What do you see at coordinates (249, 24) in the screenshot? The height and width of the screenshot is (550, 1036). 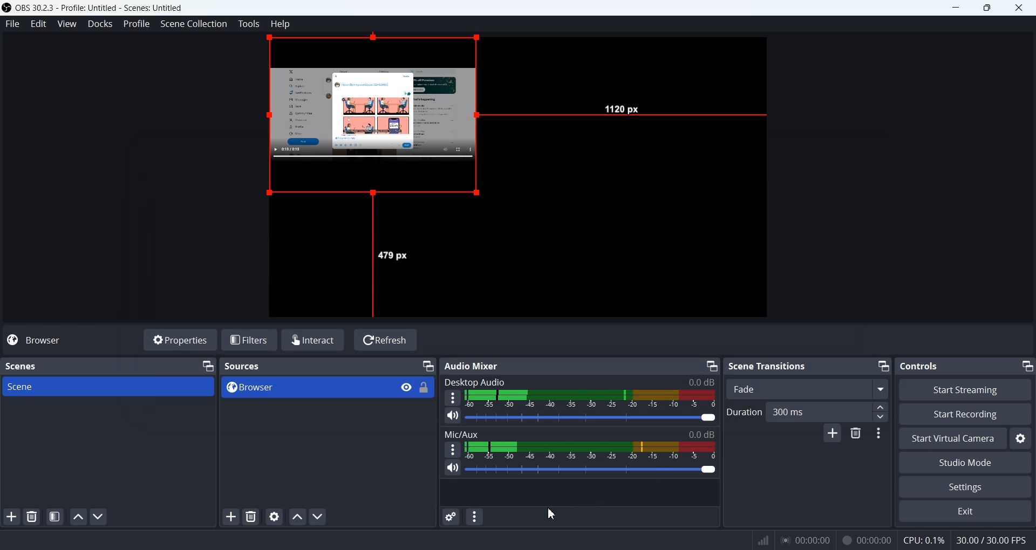 I see `Tools` at bounding box center [249, 24].